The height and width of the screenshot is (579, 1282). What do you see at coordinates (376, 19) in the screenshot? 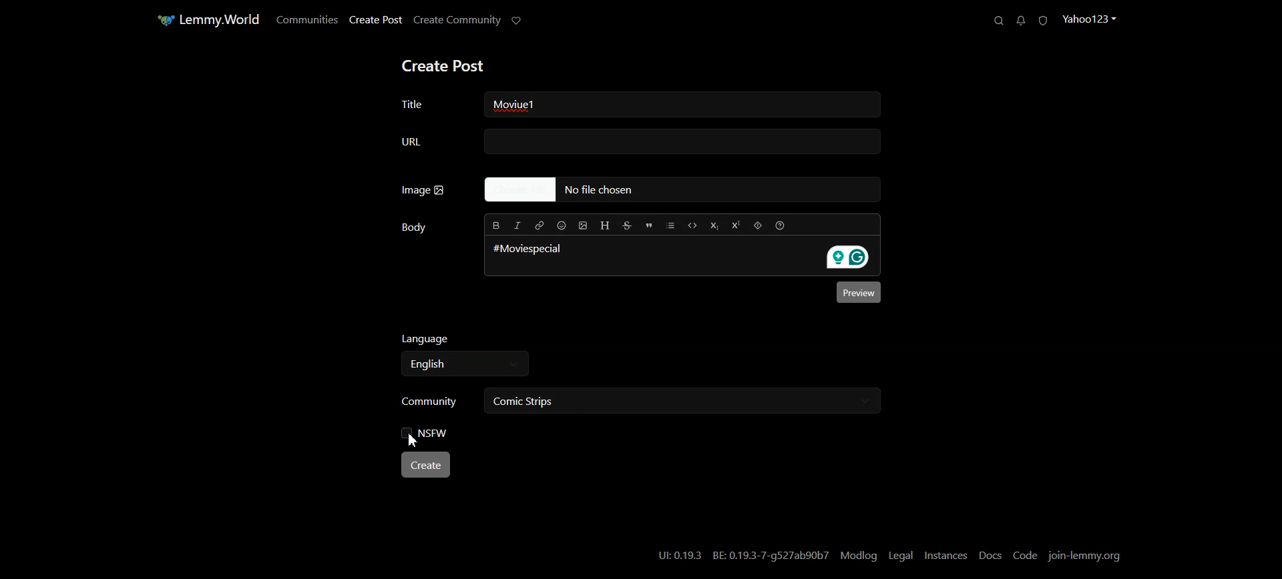
I see `Create Post` at bounding box center [376, 19].